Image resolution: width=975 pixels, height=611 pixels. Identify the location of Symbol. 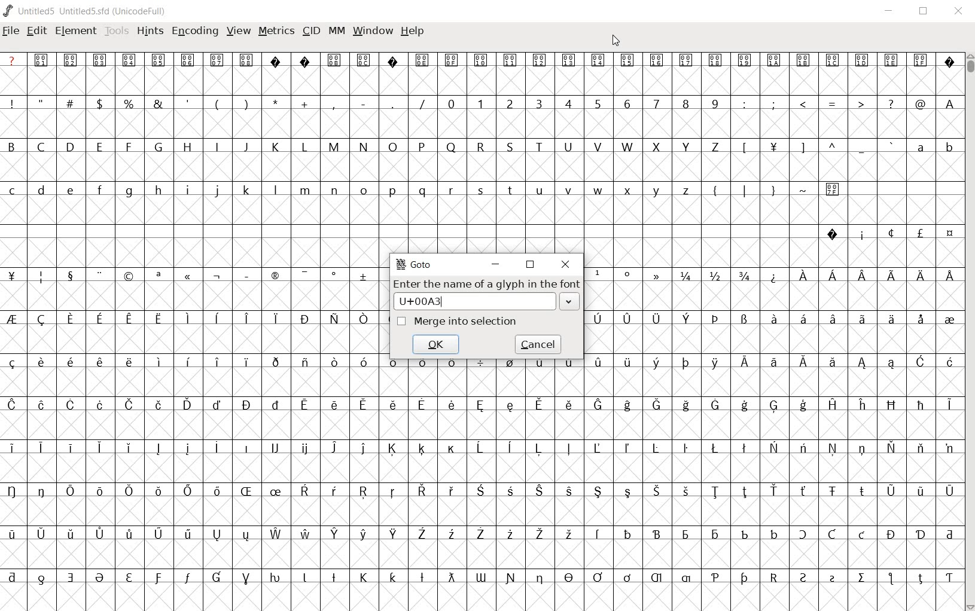
(15, 491).